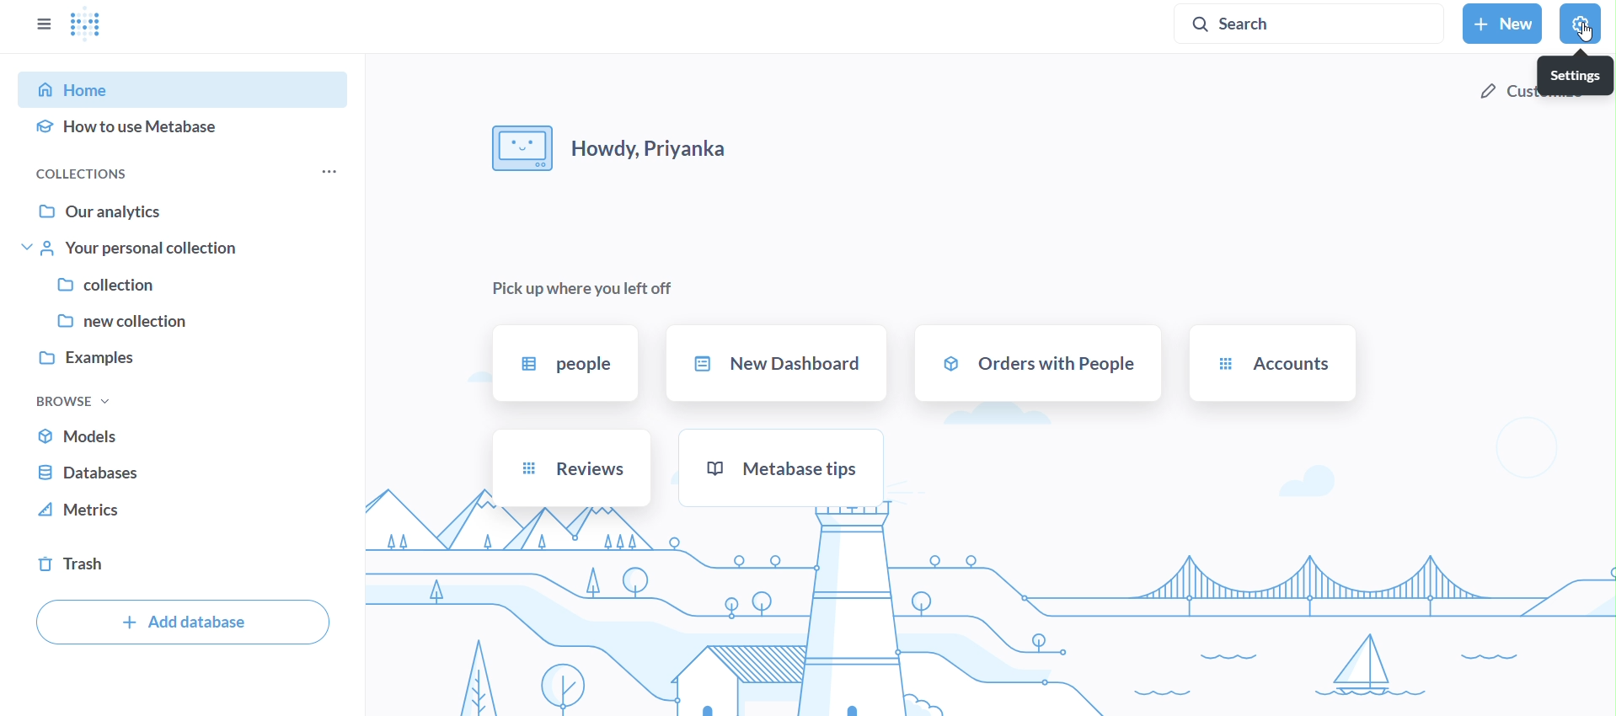 This screenshot has height=716, width=1616. I want to click on more, so click(325, 174).